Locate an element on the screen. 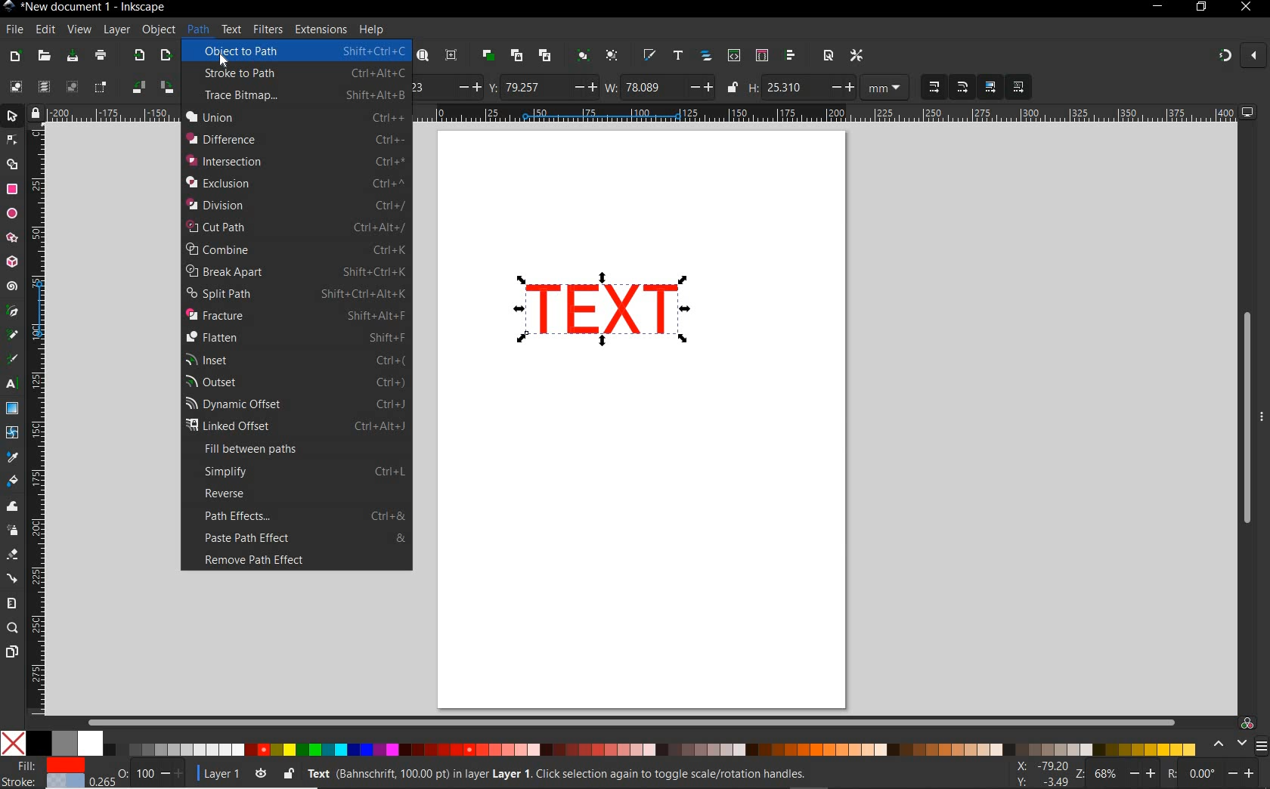  ENABLE SNAPPING TOOL is located at coordinates (1241, 55).